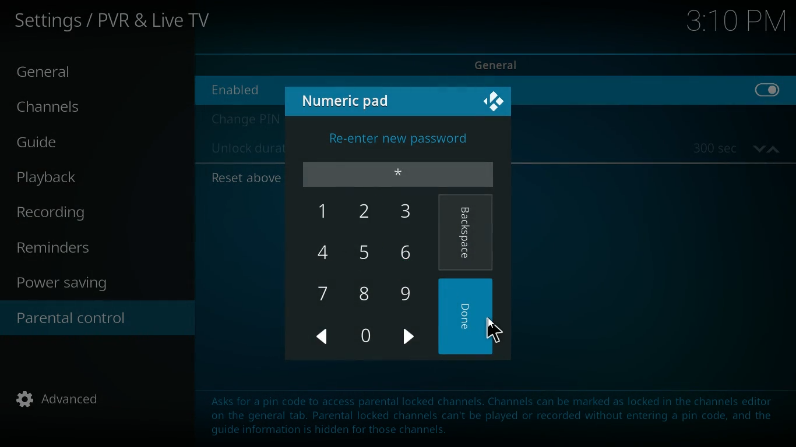 The image size is (796, 447). I want to click on general , so click(55, 73).